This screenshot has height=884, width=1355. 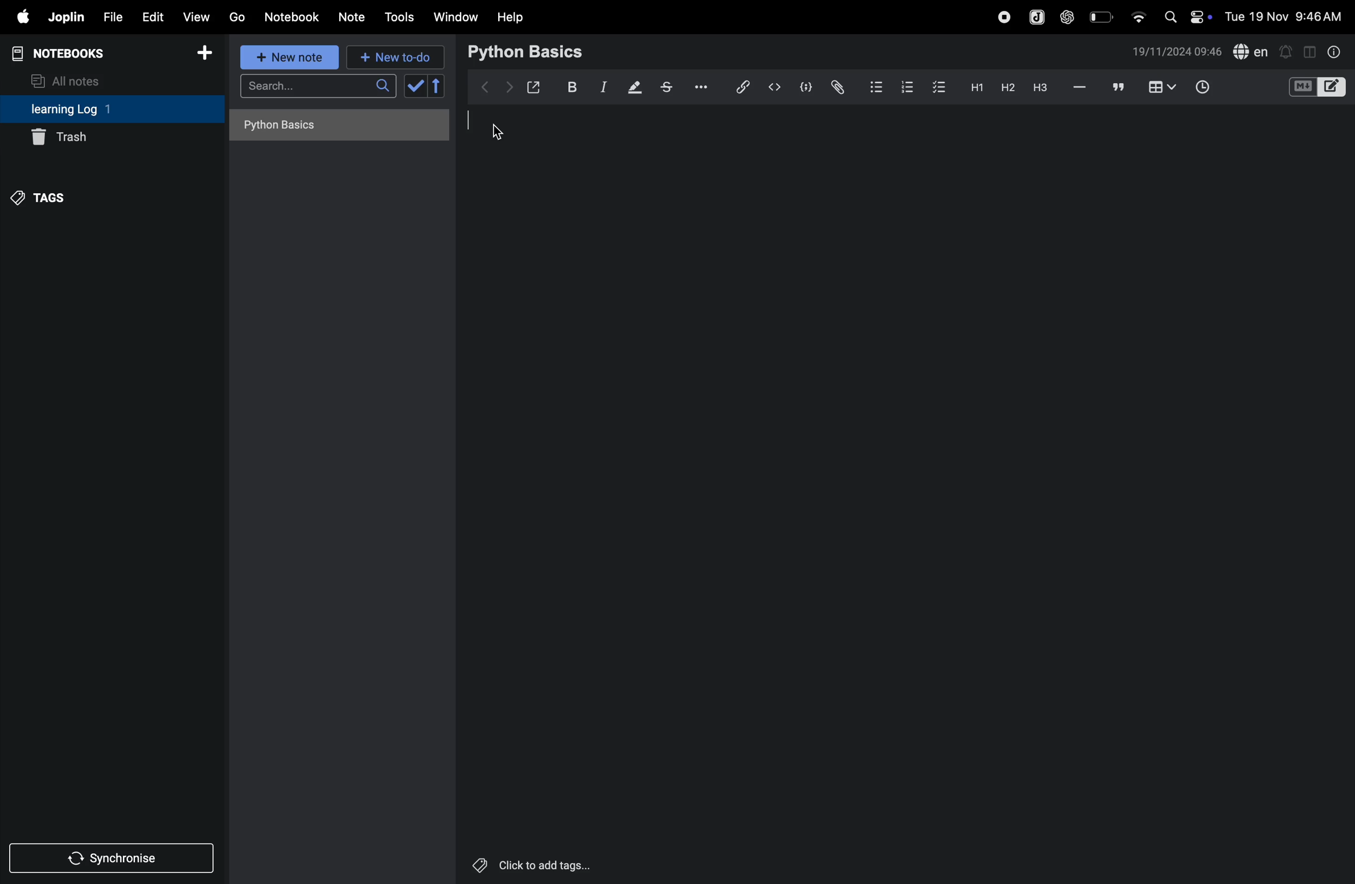 What do you see at coordinates (18, 18) in the screenshot?
I see `apple menu` at bounding box center [18, 18].